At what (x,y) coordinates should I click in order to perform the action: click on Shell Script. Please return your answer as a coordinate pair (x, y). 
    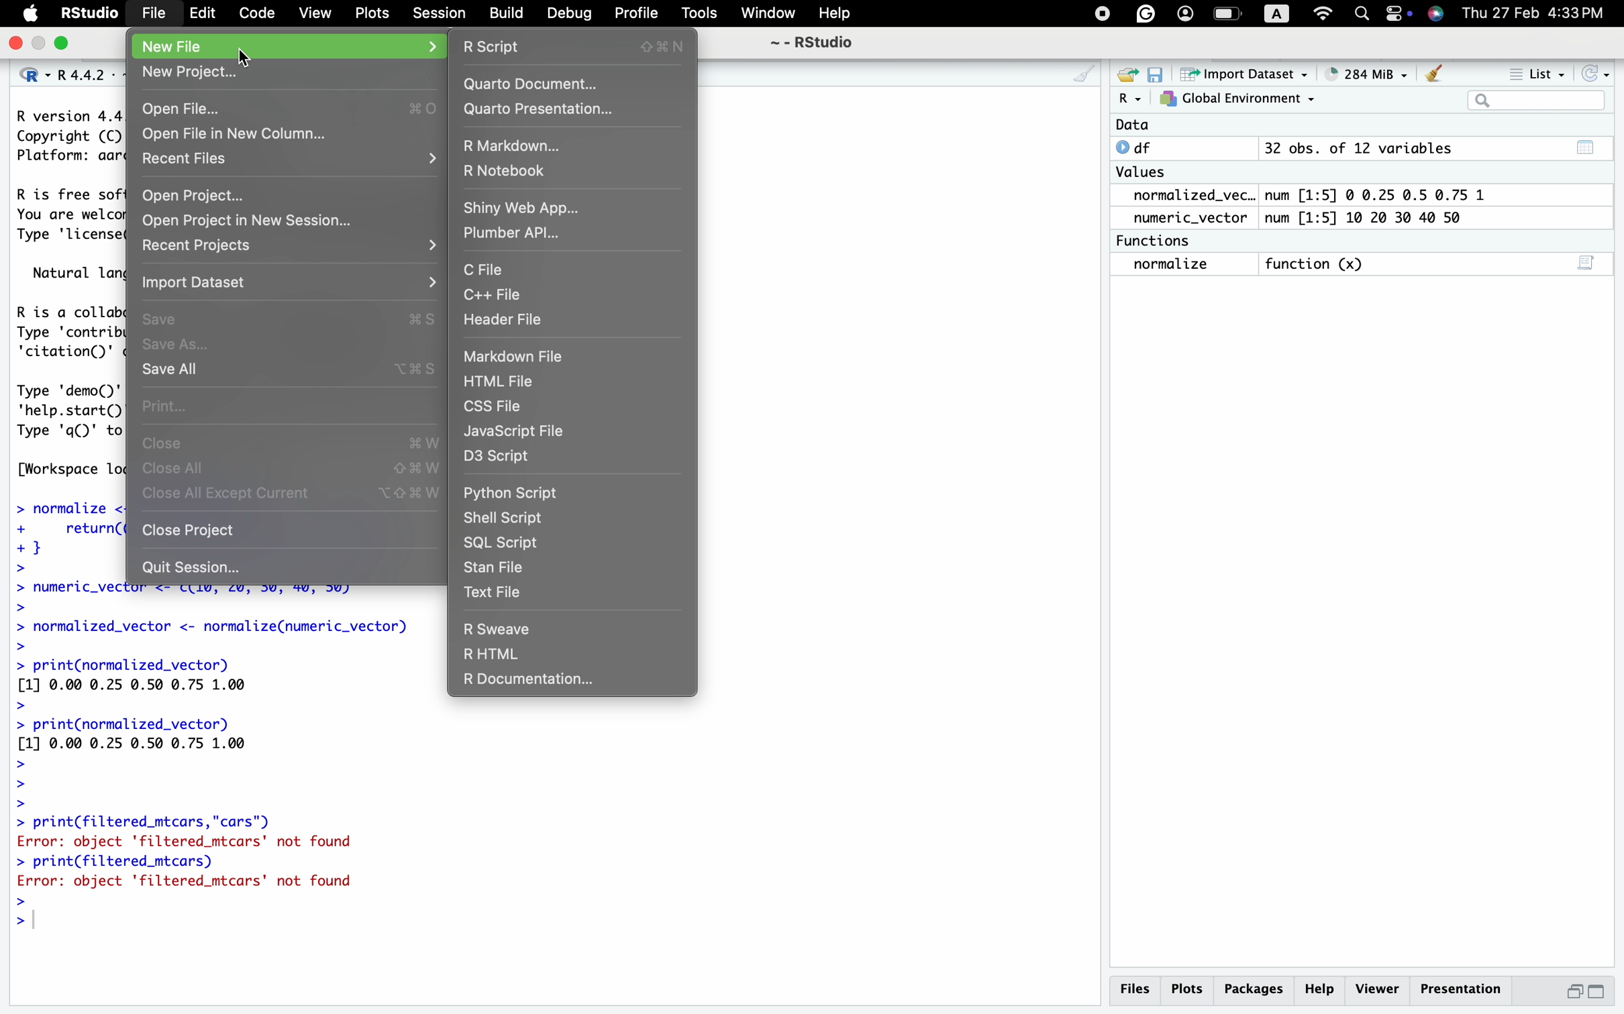
    Looking at the image, I should click on (509, 516).